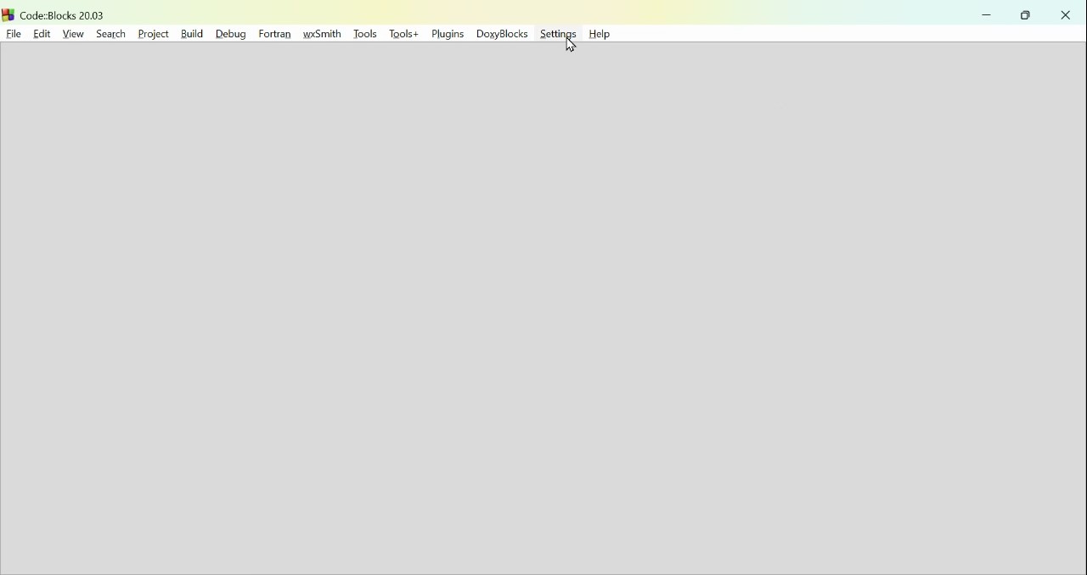  Describe the element at coordinates (987, 14) in the screenshot. I see `minimise` at that location.